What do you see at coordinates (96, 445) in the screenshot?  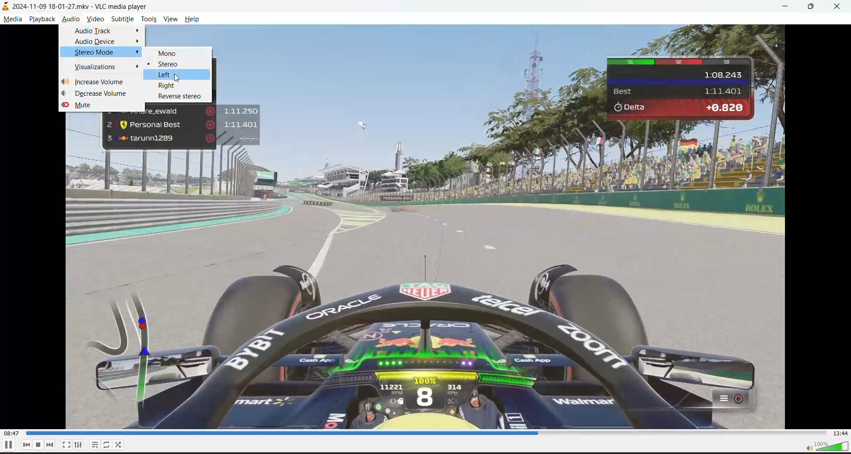 I see `playlists` at bounding box center [96, 445].